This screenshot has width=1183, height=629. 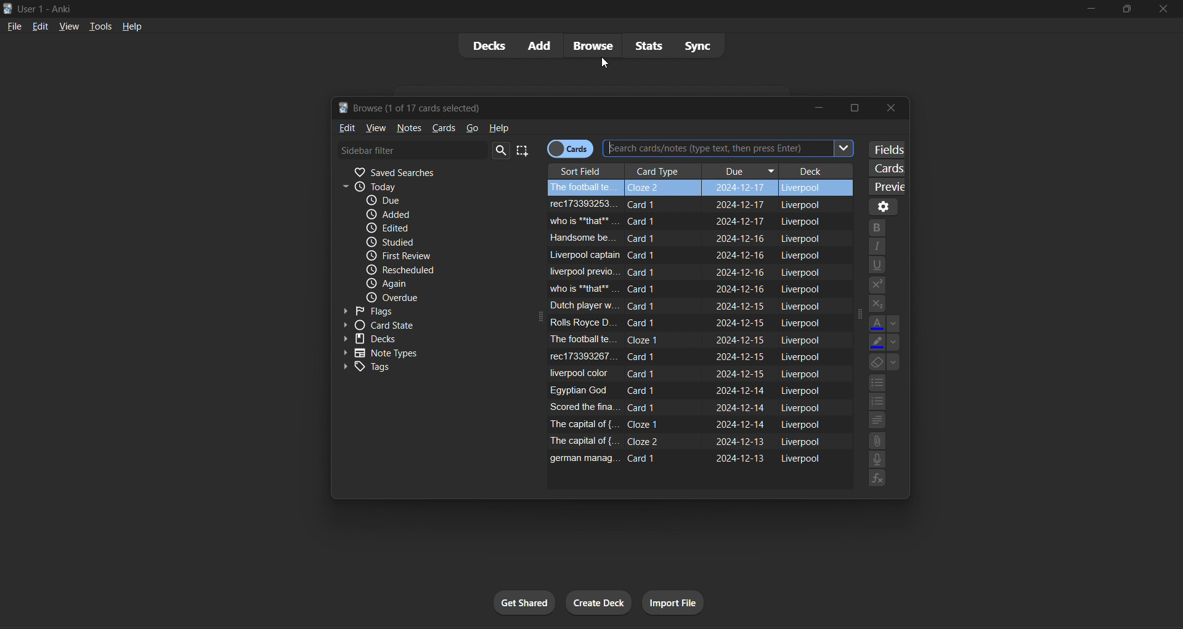 I want to click on liverpool, so click(x=805, y=391).